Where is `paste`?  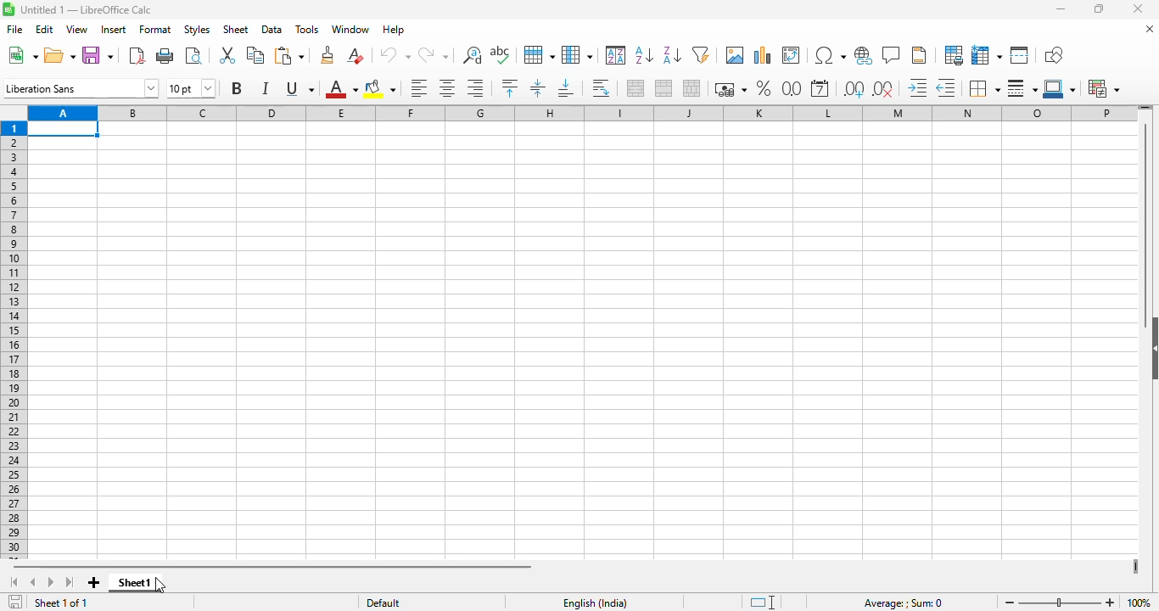
paste is located at coordinates (290, 55).